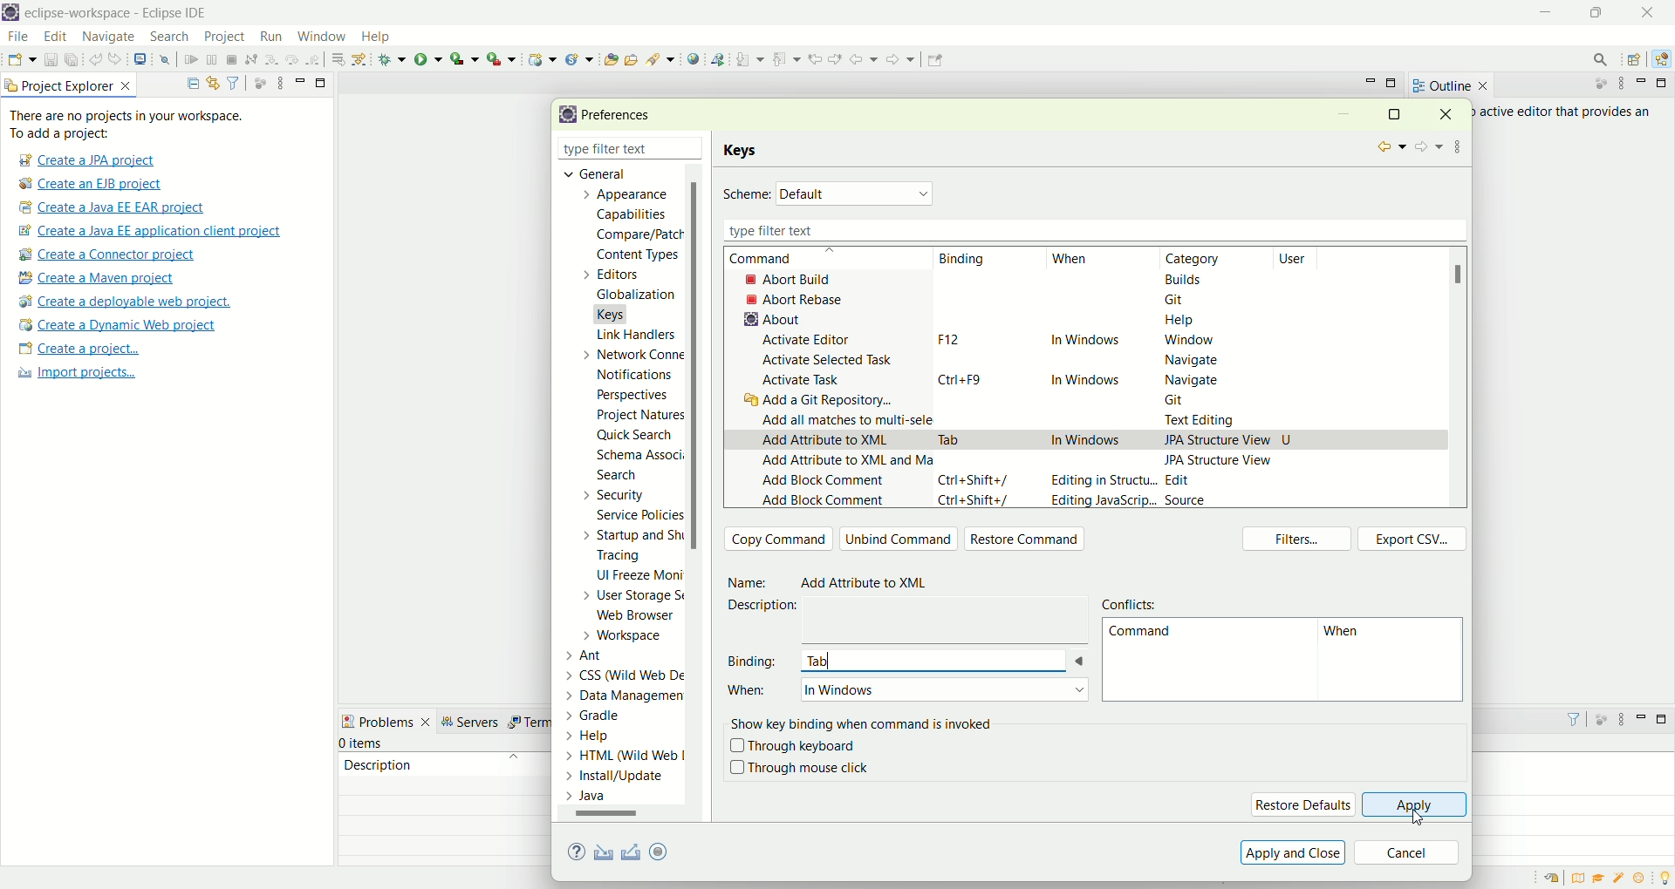 This screenshot has width=1675, height=889. I want to click on file, so click(17, 37).